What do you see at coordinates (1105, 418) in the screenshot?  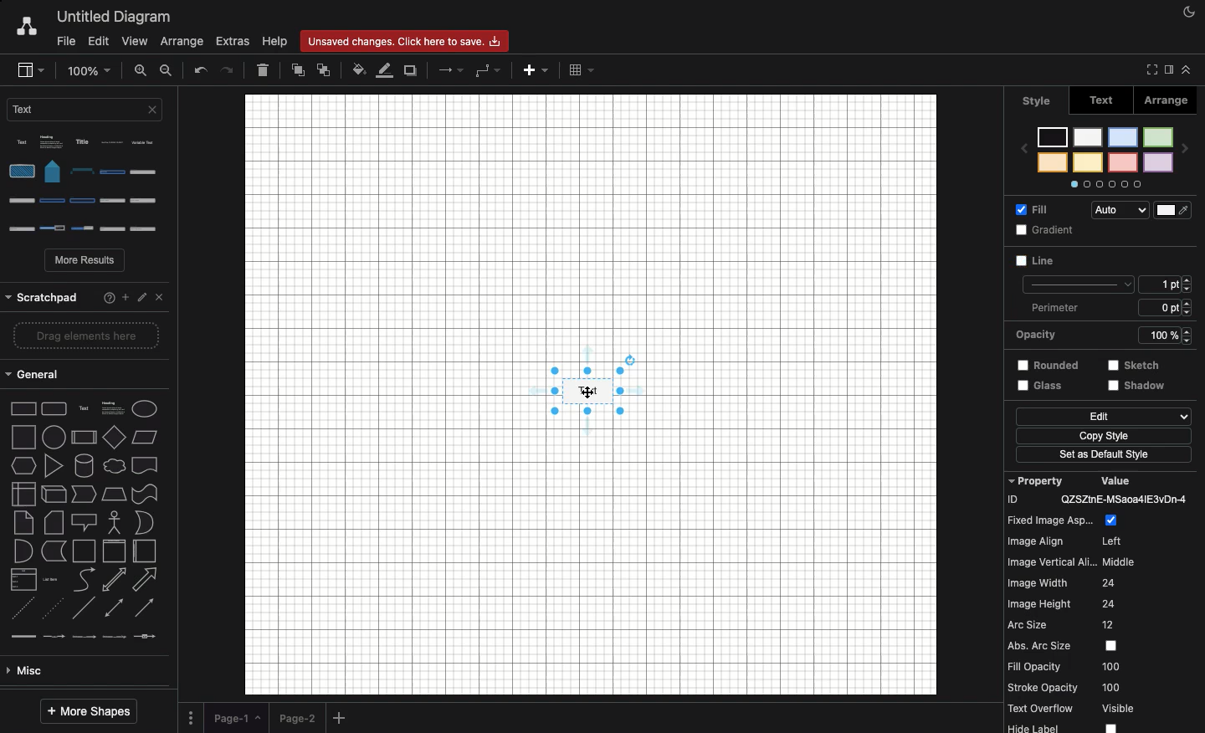 I see `Copy style` at bounding box center [1105, 418].